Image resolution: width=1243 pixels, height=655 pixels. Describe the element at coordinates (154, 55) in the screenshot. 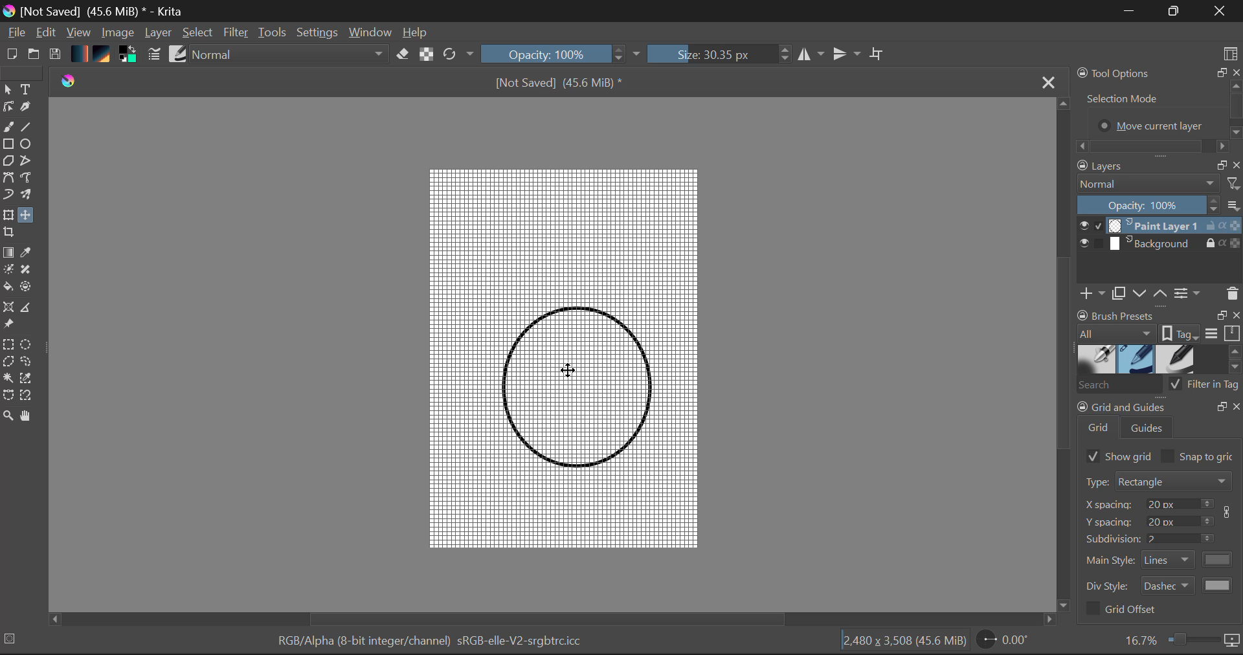

I see `Brush Settings` at that location.